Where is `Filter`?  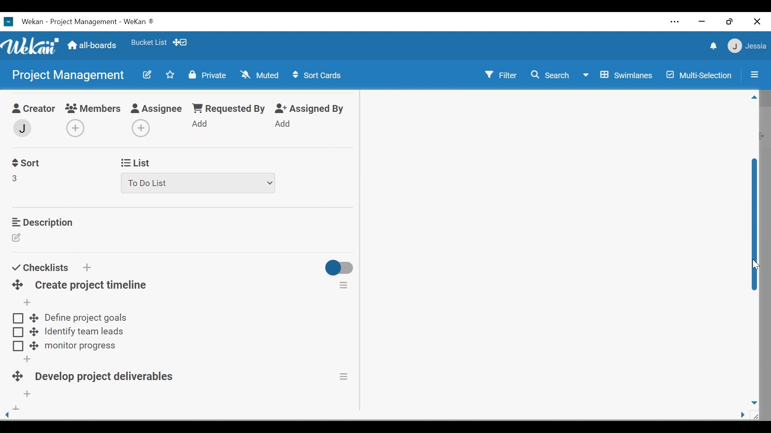
Filter is located at coordinates (501, 74).